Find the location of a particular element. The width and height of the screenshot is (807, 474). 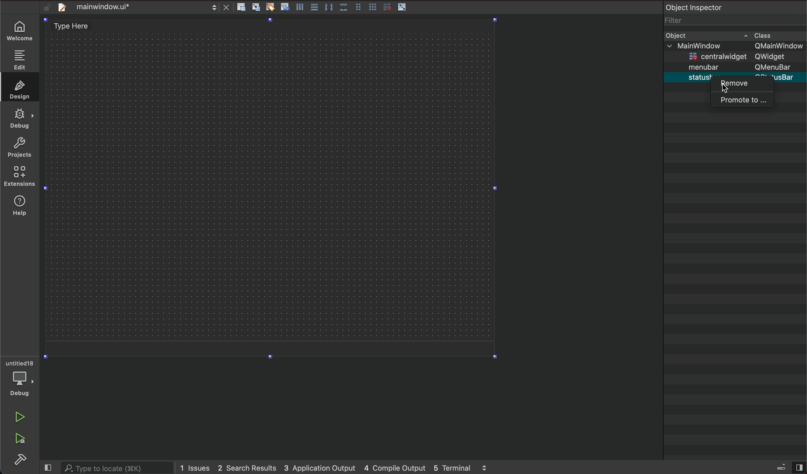

cursor is located at coordinates (724, 87).